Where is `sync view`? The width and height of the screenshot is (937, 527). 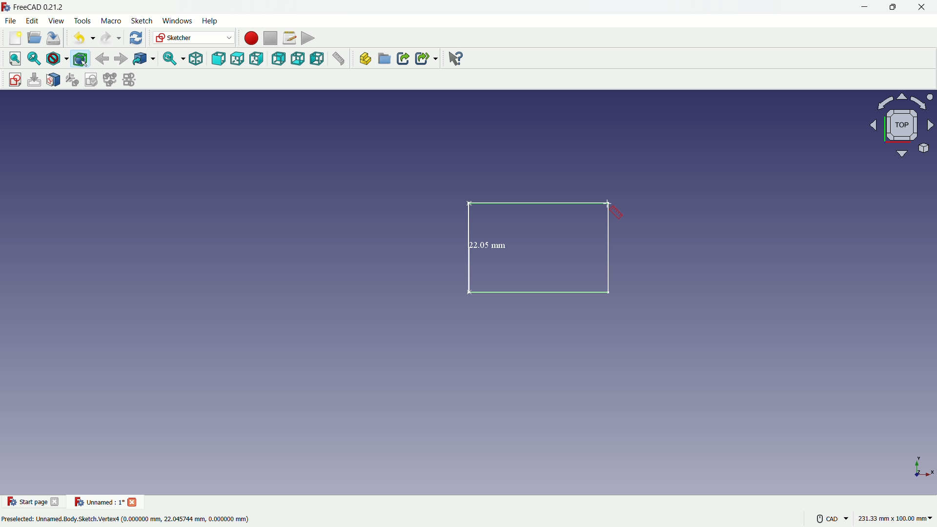 sync view is located at coordinates (170, 59).